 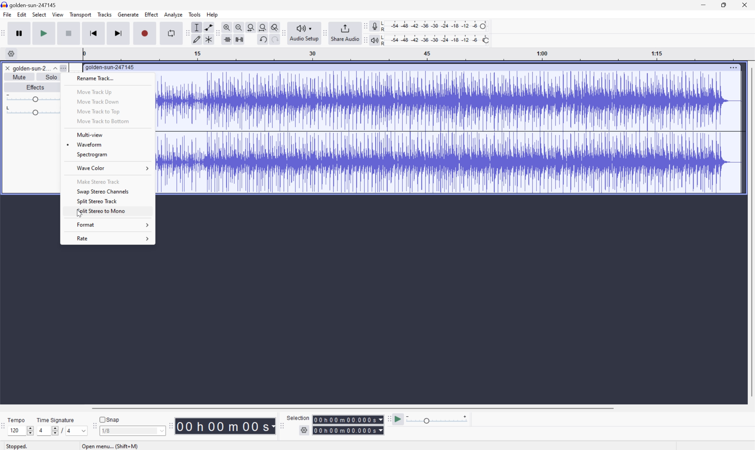 What do you see at coordinates (364, 37) in the screenshot?
I see `Audacity playback meter toolbar` at bounding box center [364, 37].